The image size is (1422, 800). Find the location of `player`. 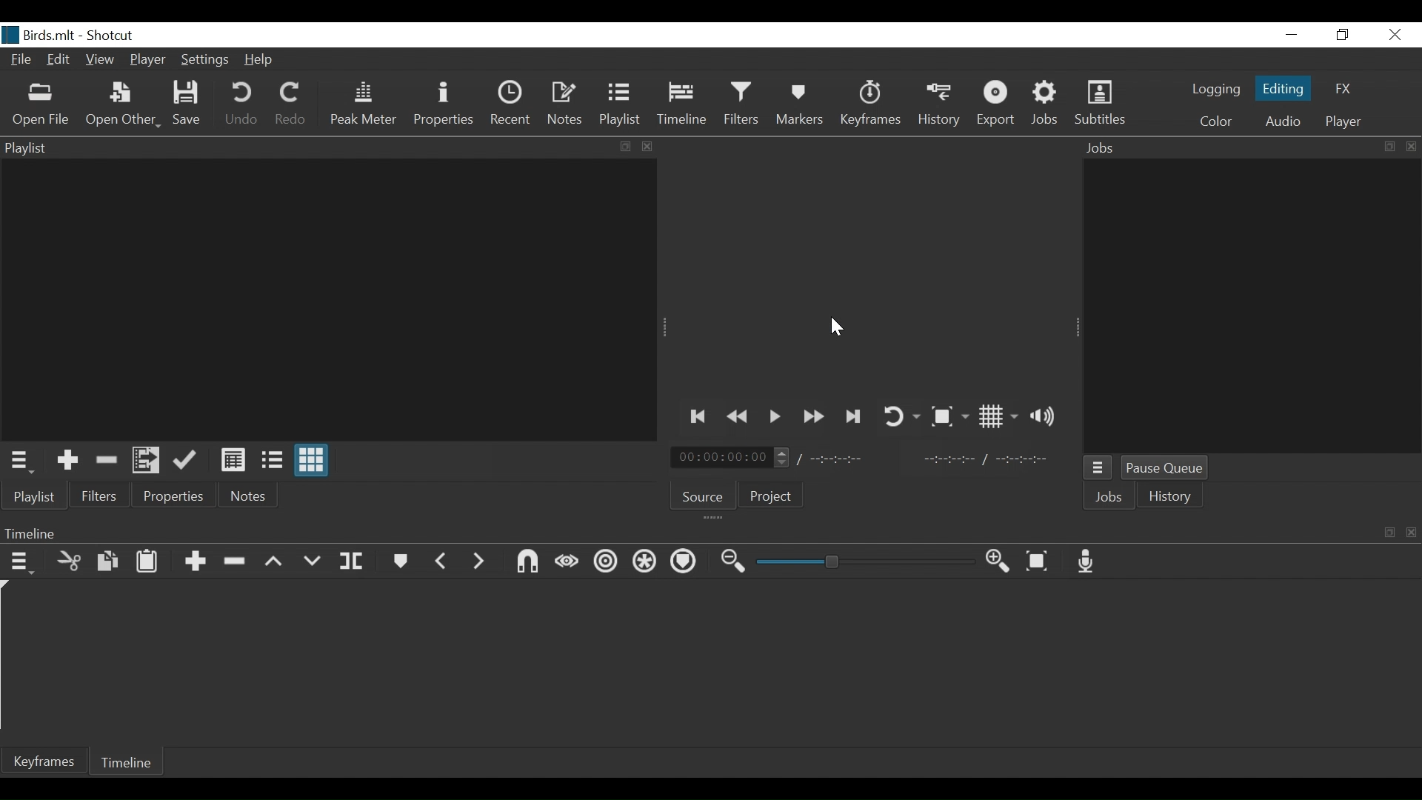

player is located at coordinates (1341, 121).